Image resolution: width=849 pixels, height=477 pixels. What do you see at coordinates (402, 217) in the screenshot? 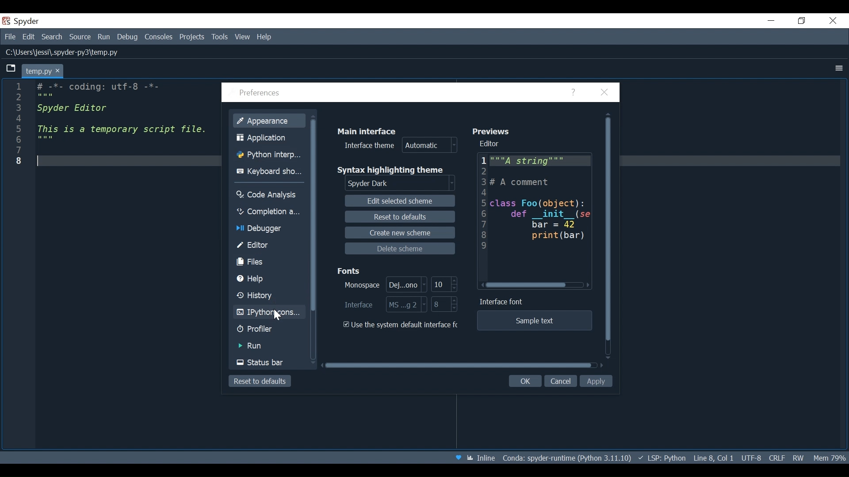
I see `Reset to defaults` at bounding box center [402, 217].